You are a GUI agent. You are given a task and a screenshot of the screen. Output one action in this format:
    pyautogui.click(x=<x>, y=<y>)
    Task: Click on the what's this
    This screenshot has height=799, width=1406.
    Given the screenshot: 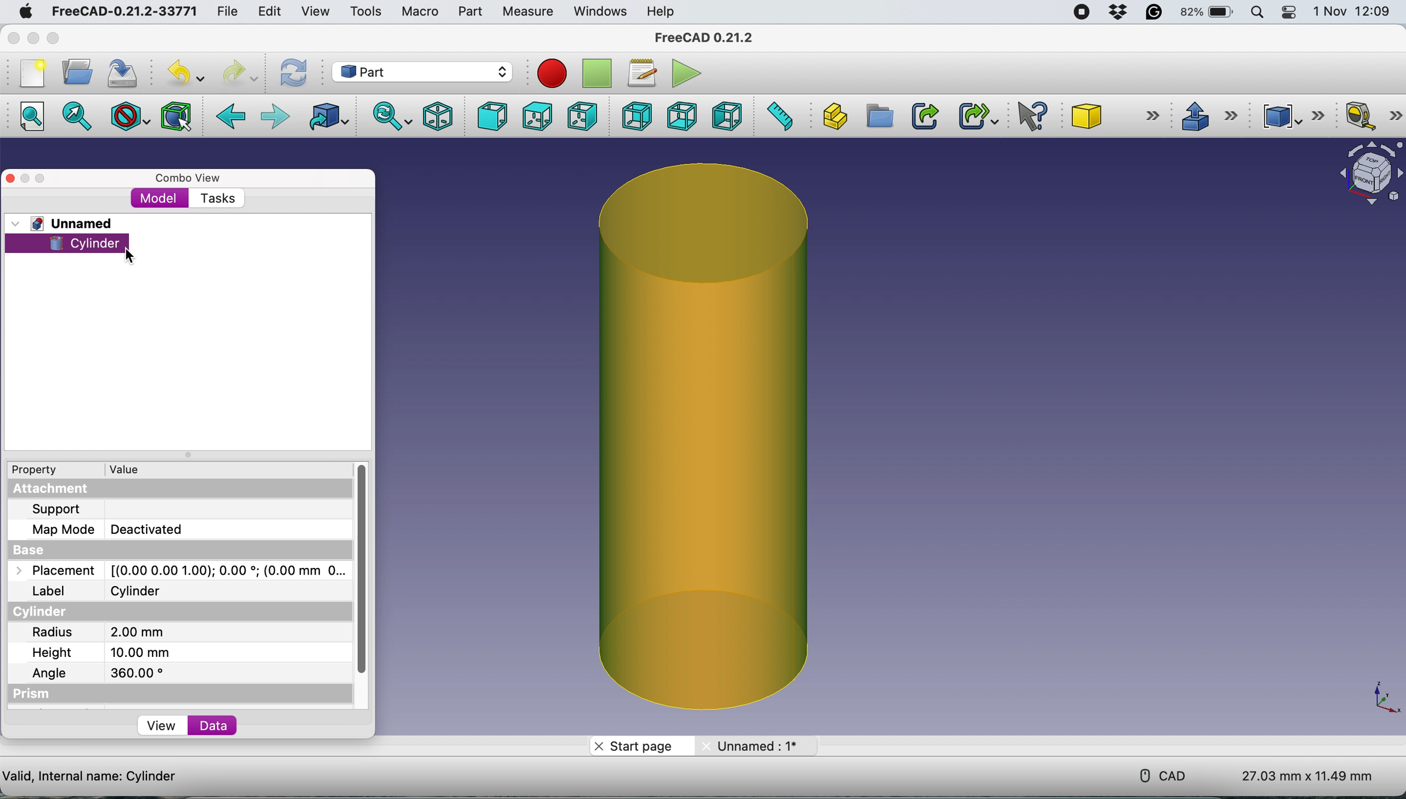 What is the action you would take?
    pyautogui.click(x=1027, y=116)
    